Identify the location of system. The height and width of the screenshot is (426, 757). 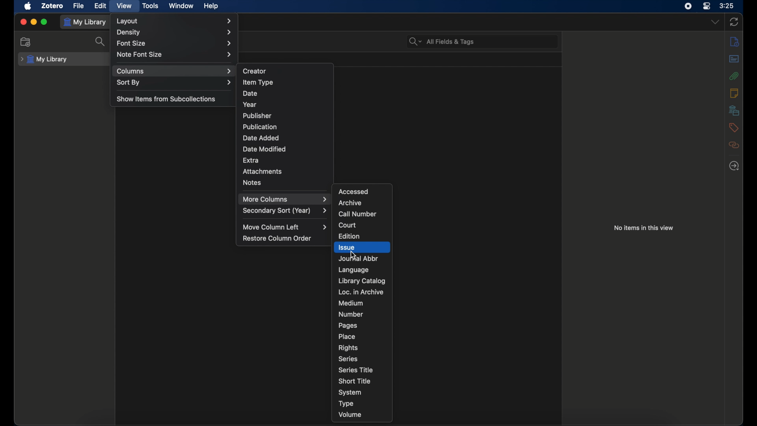
(350, 392).